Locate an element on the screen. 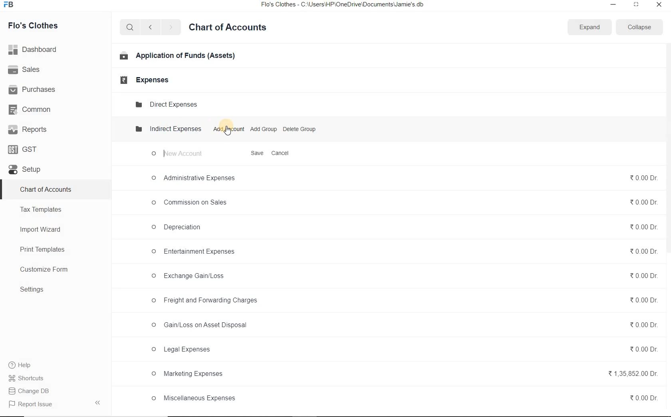  Save is located at coordinates (256, 154).